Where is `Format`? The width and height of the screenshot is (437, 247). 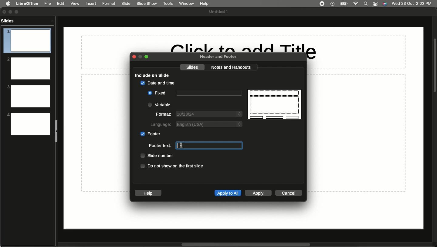 Format is located at coordinates (109, 3).